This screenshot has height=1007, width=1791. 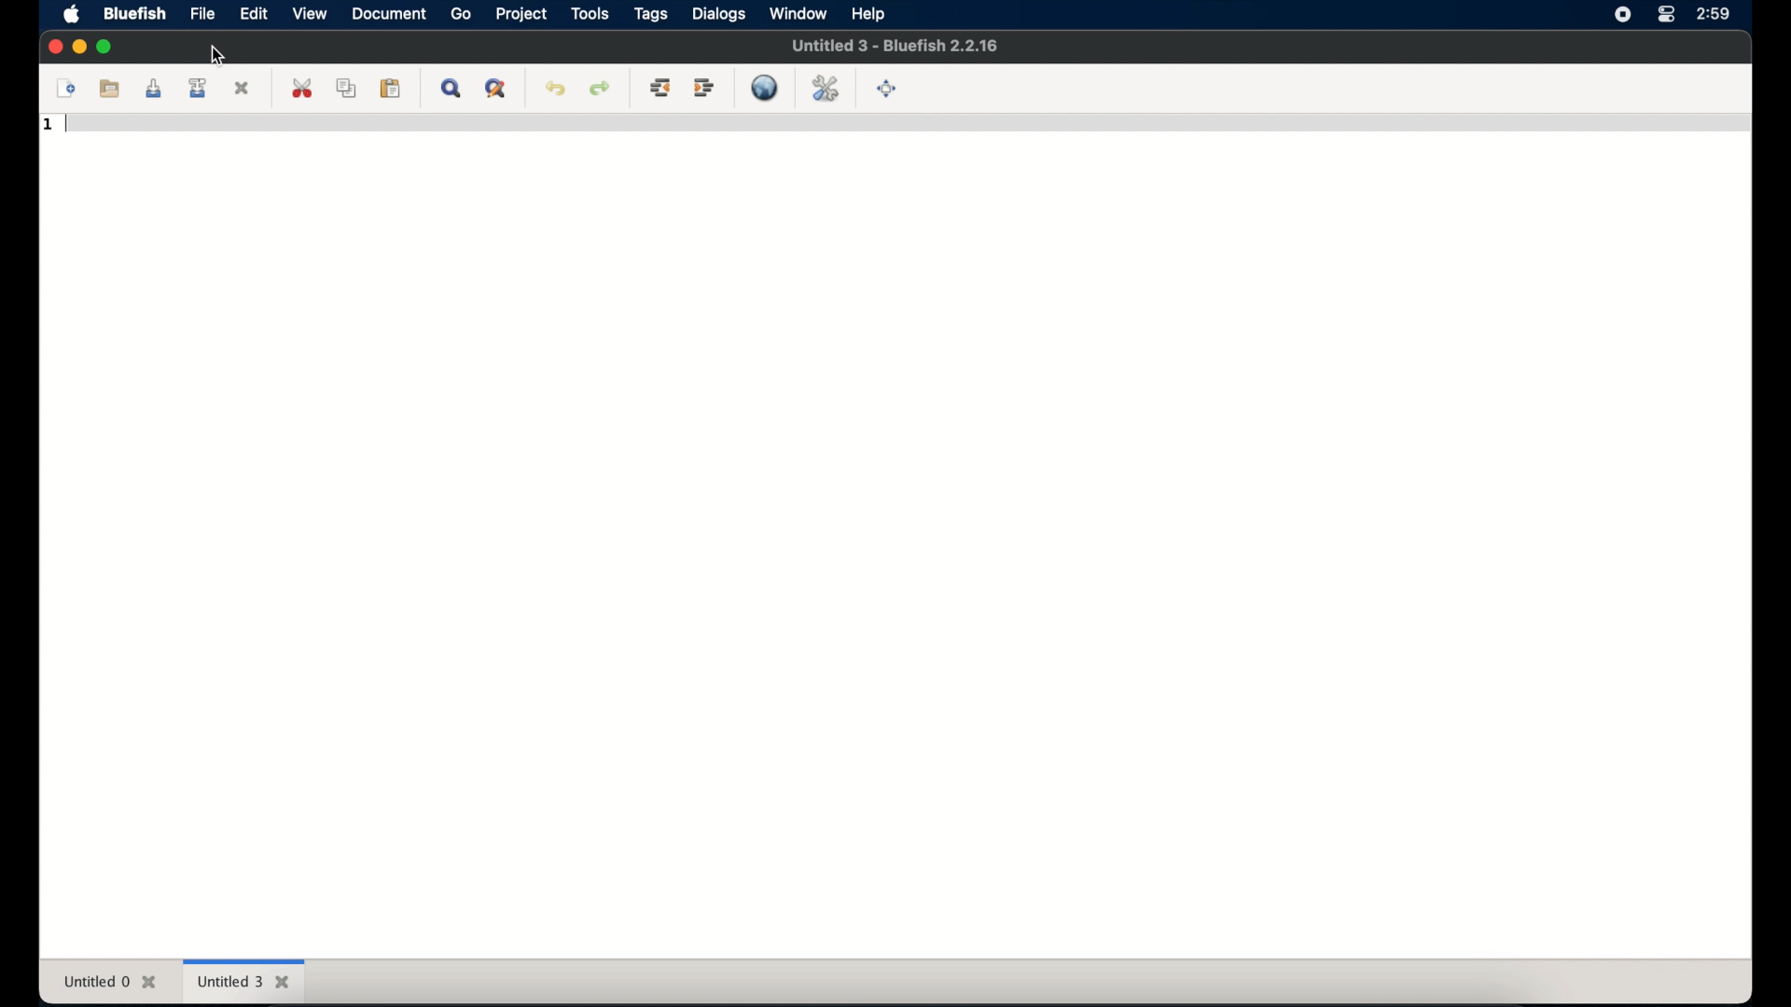 What do you see at coordinates (349, 88) in the screenshot?
I see `copy` at bounding box center [349, 88].